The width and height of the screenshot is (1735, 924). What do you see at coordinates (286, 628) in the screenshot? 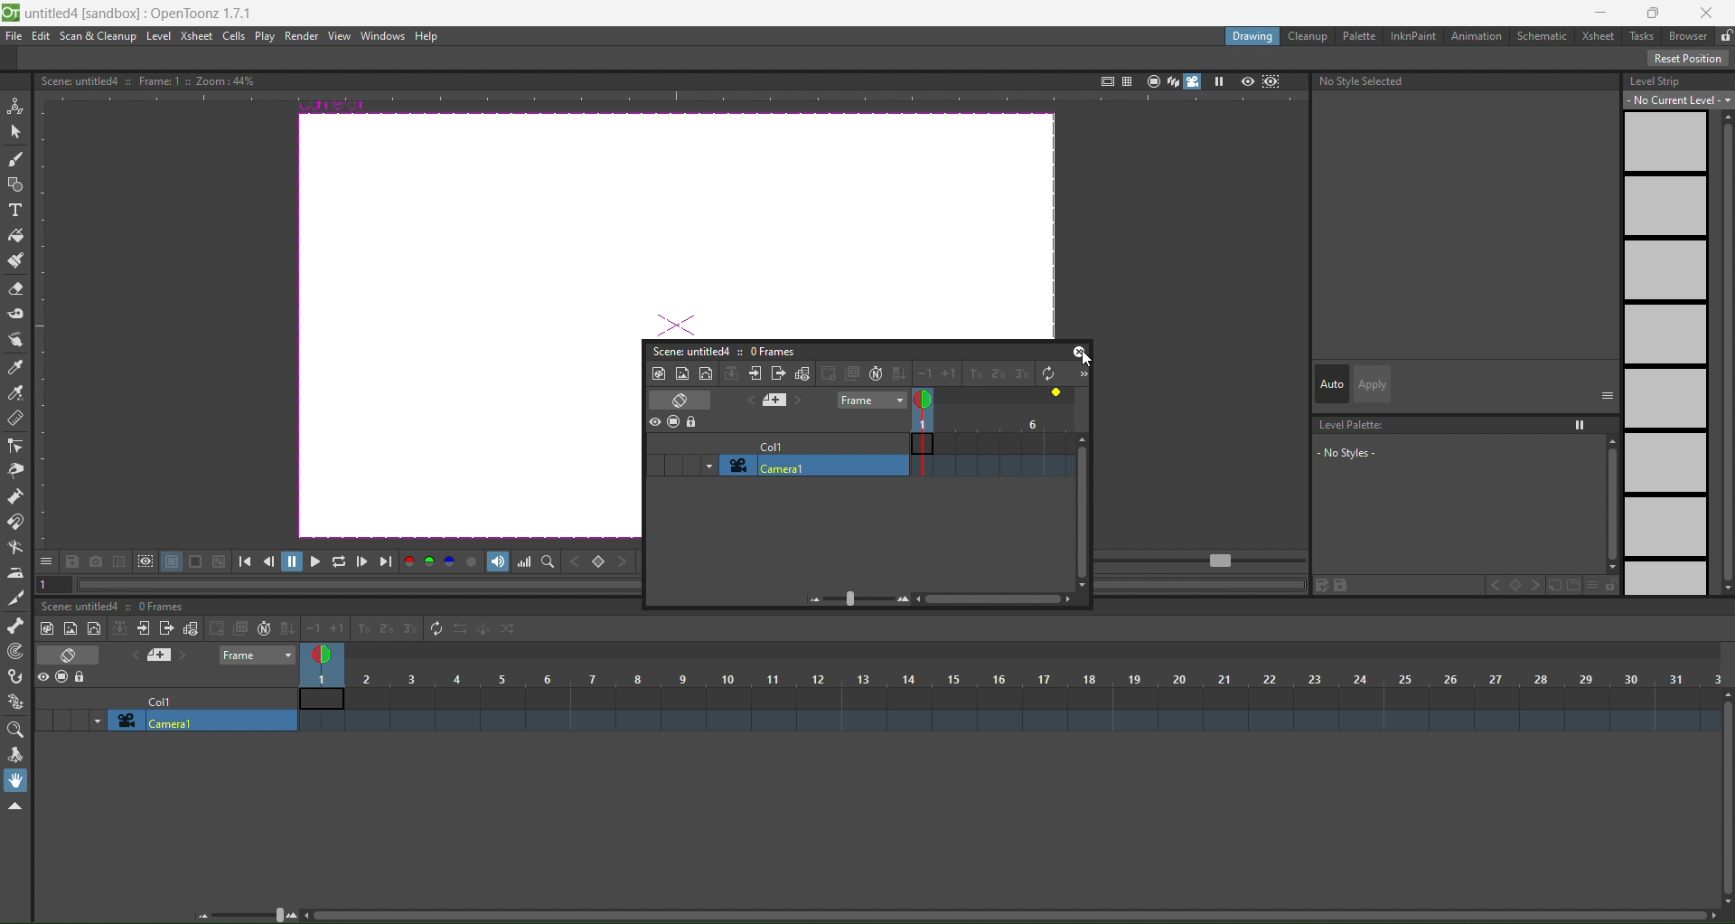
I see `fill in empty cells` at bounding box center [286, 628].